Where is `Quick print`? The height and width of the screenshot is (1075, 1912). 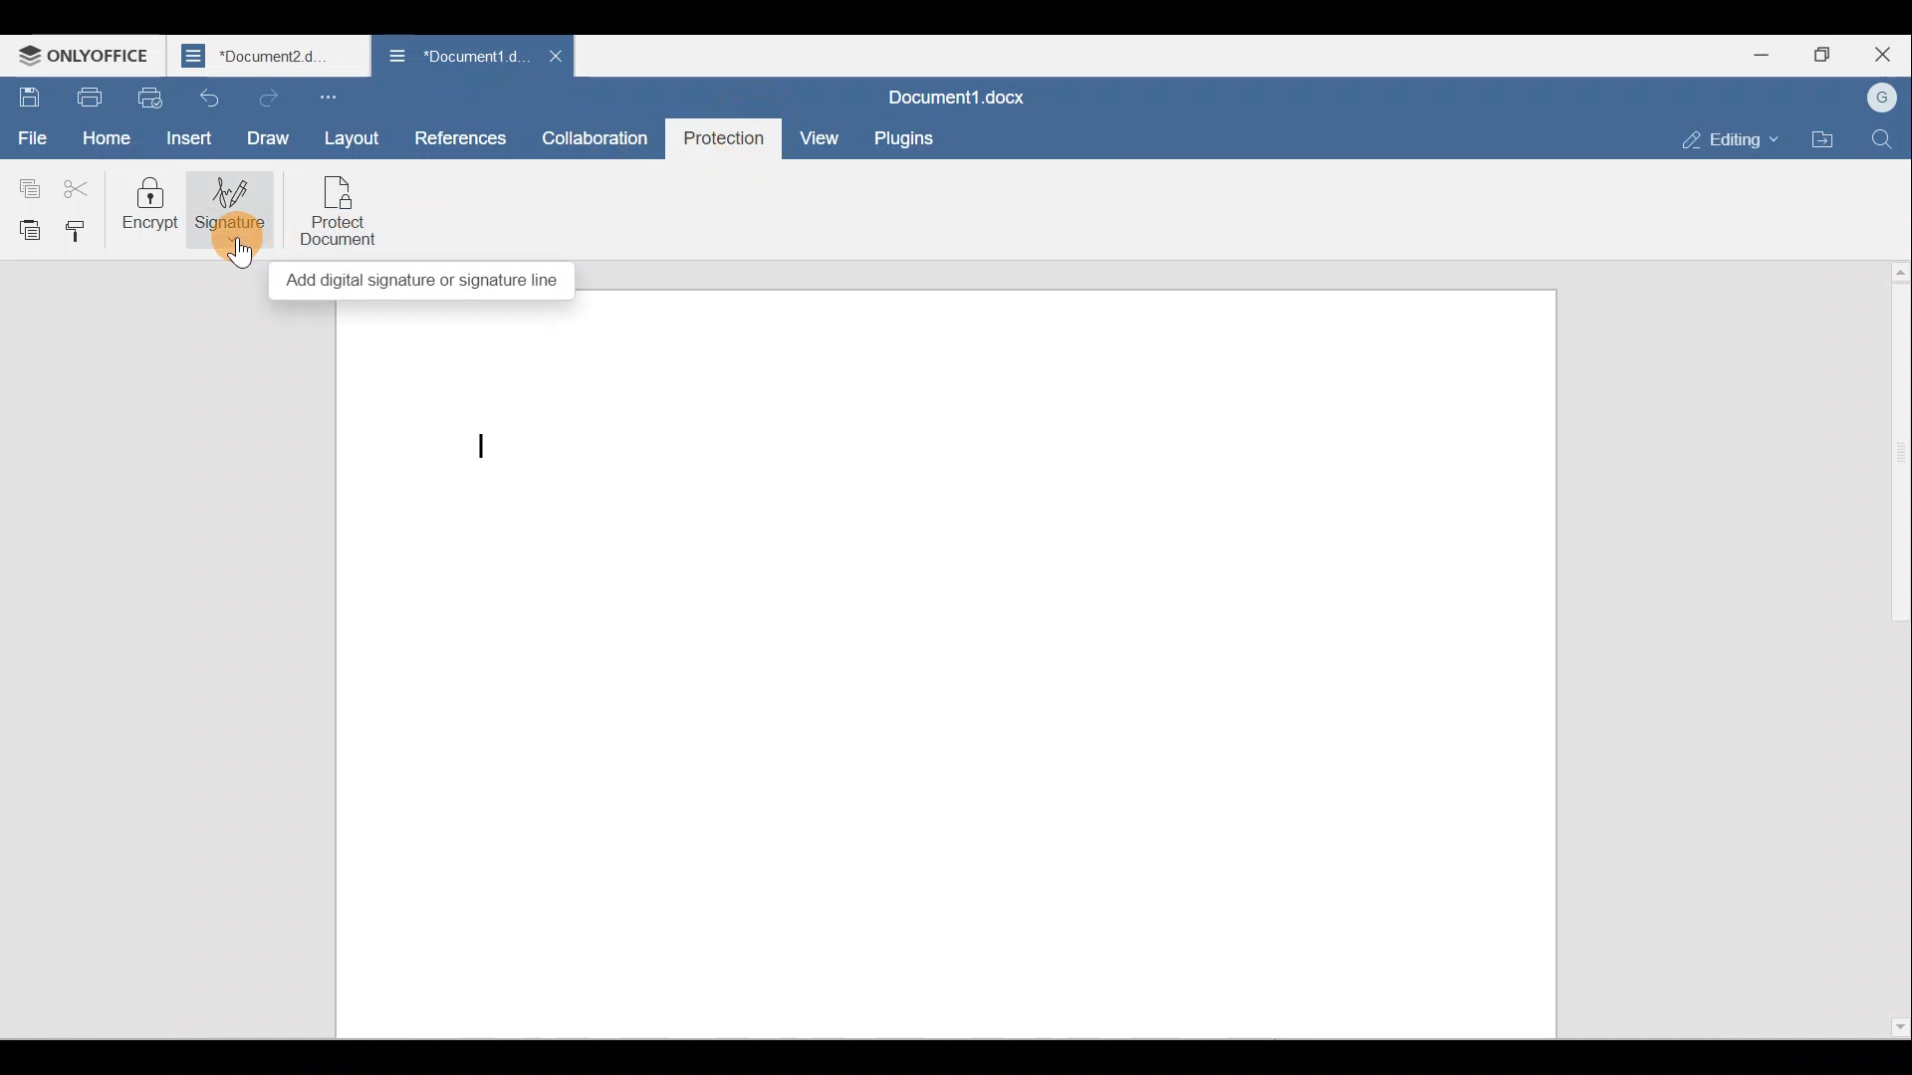 Quick print is located at coordinates (153, 96).